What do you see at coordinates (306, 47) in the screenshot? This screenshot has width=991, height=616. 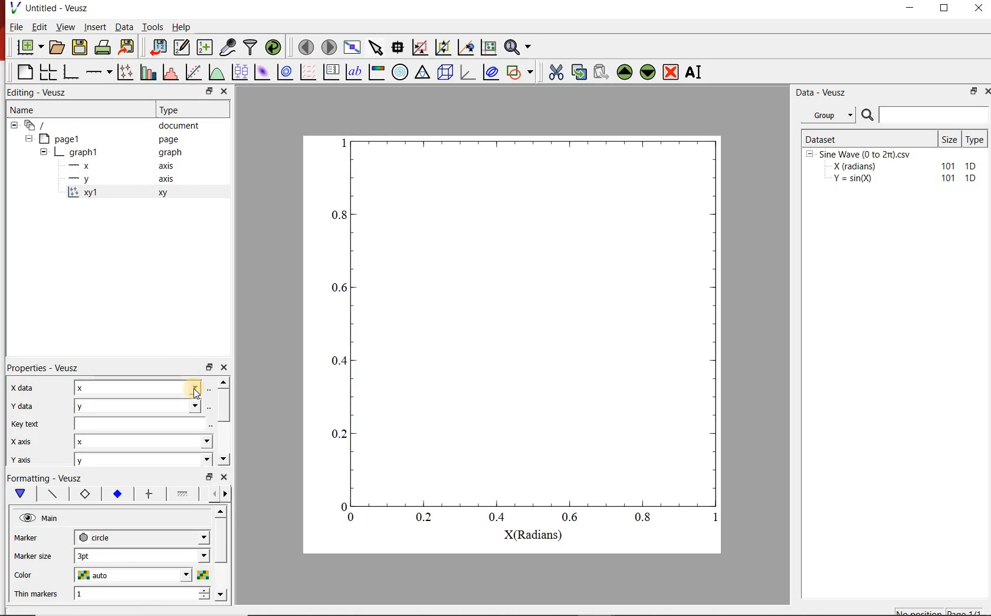 I see `go to previous page` at bounding box center [306, 47].